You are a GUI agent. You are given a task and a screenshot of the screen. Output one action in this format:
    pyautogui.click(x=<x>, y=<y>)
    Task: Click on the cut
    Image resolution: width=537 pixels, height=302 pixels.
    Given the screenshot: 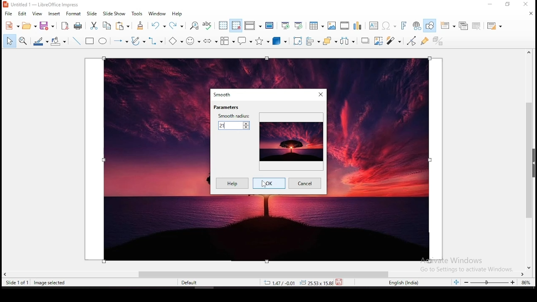 What is the action you would take?
    pyautogui.click(x=94, y=26)
    